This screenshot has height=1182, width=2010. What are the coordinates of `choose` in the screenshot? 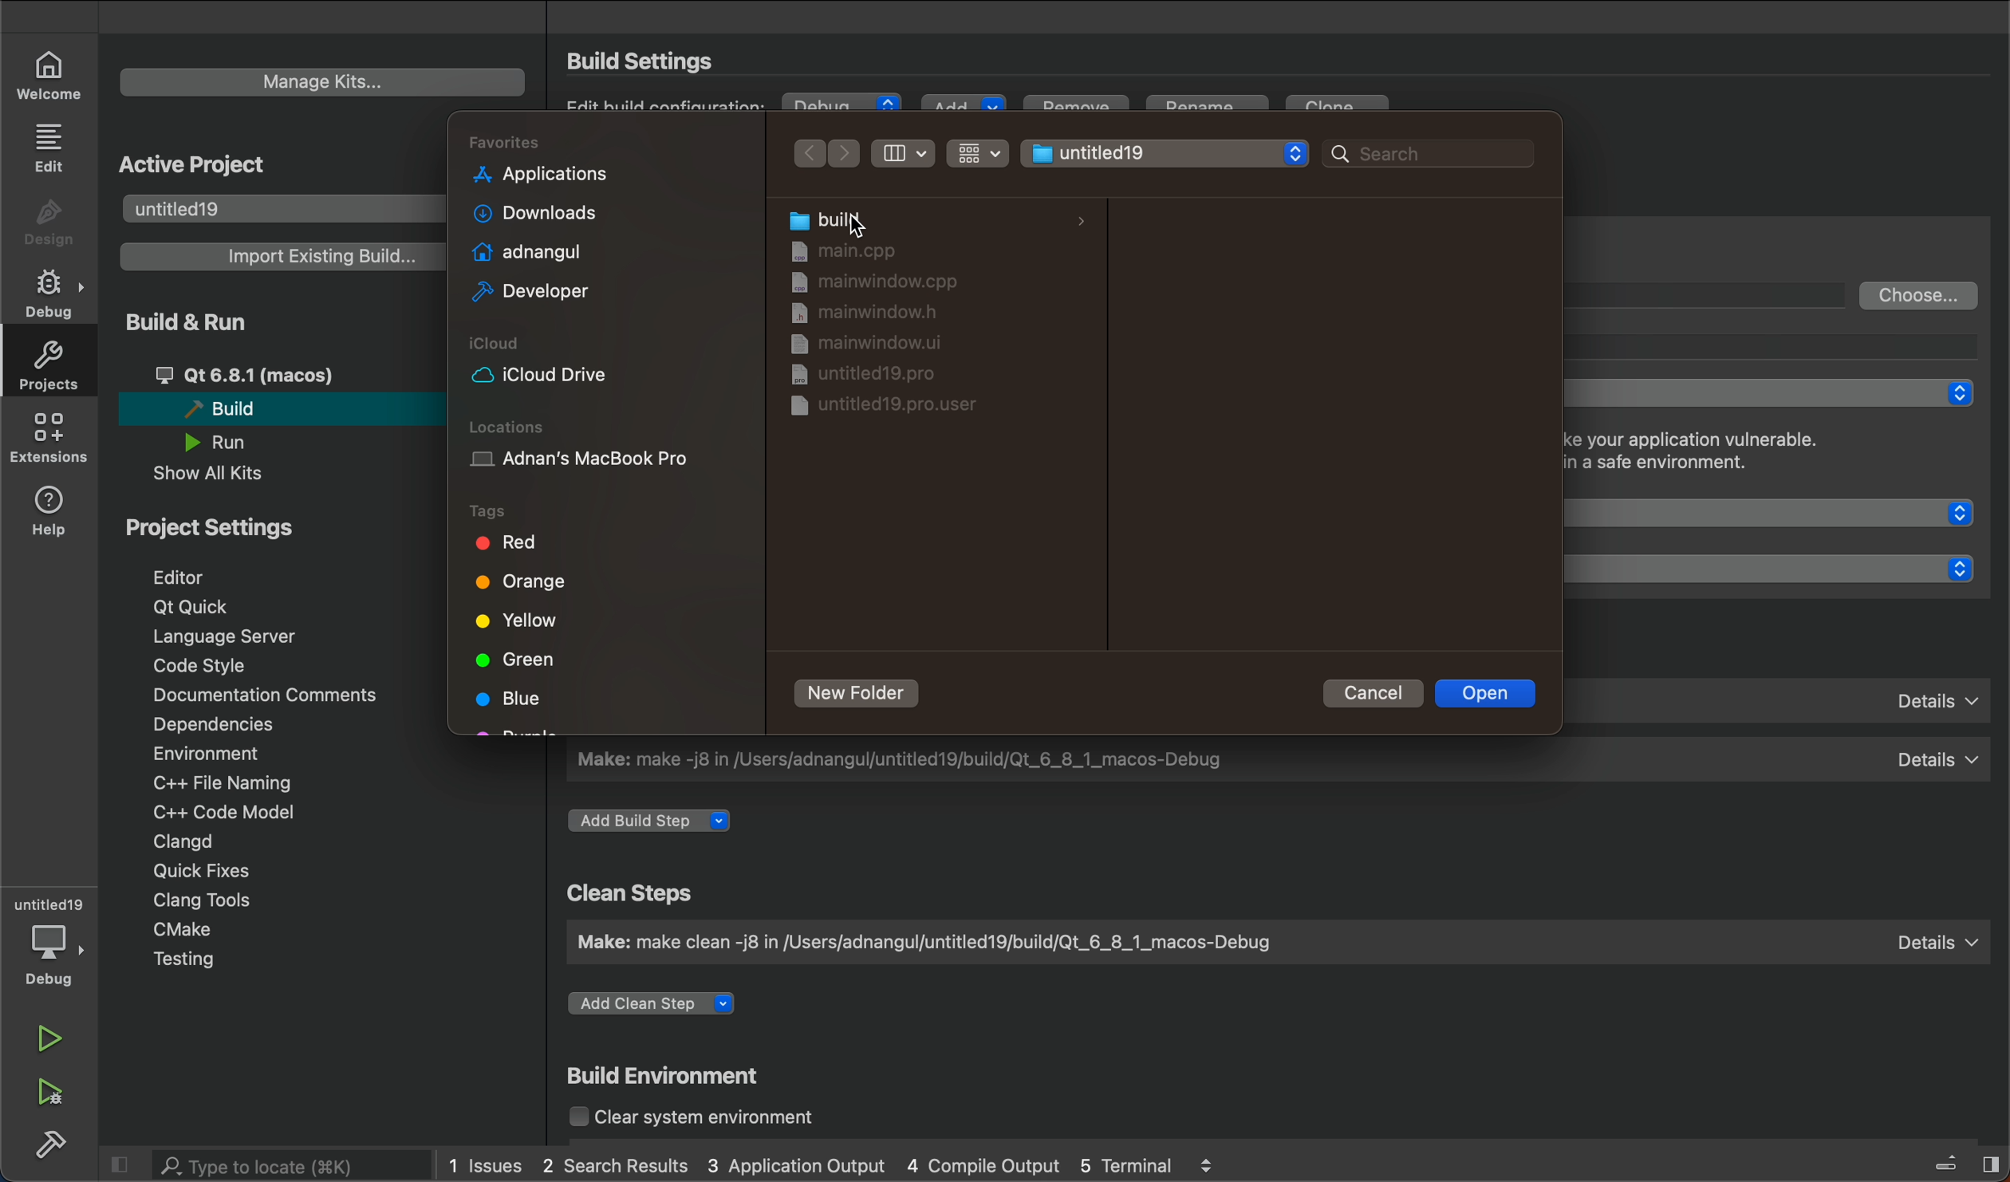 It's located at (1920, 294).